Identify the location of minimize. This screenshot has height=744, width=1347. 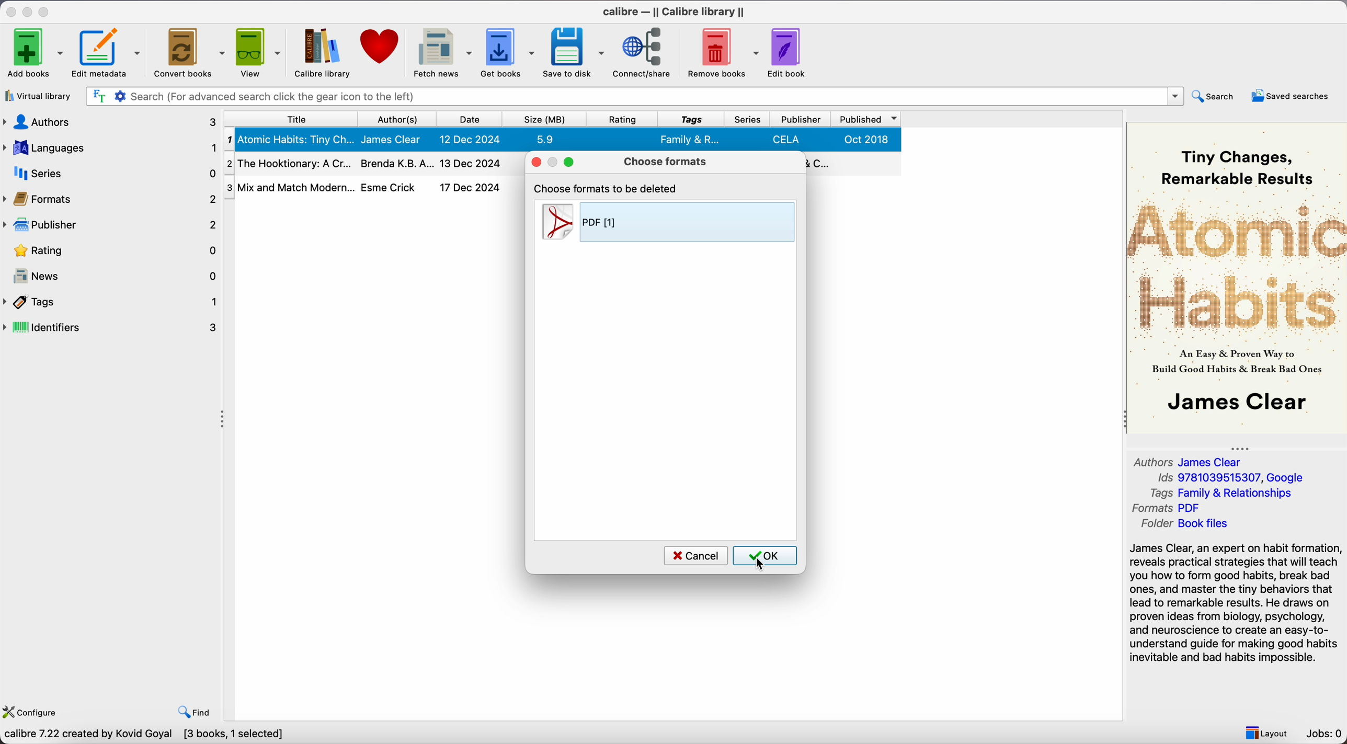
(29, 13).